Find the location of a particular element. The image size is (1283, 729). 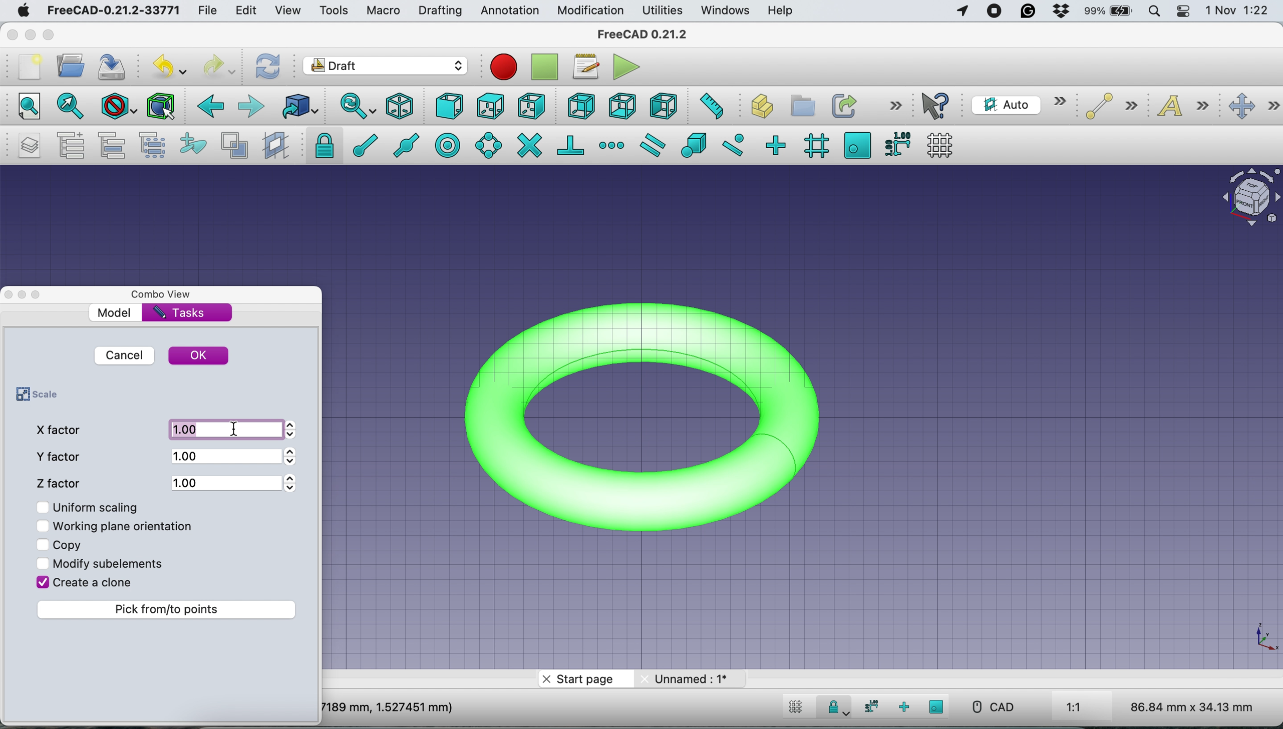

scale is located at coordinates (34, 395).